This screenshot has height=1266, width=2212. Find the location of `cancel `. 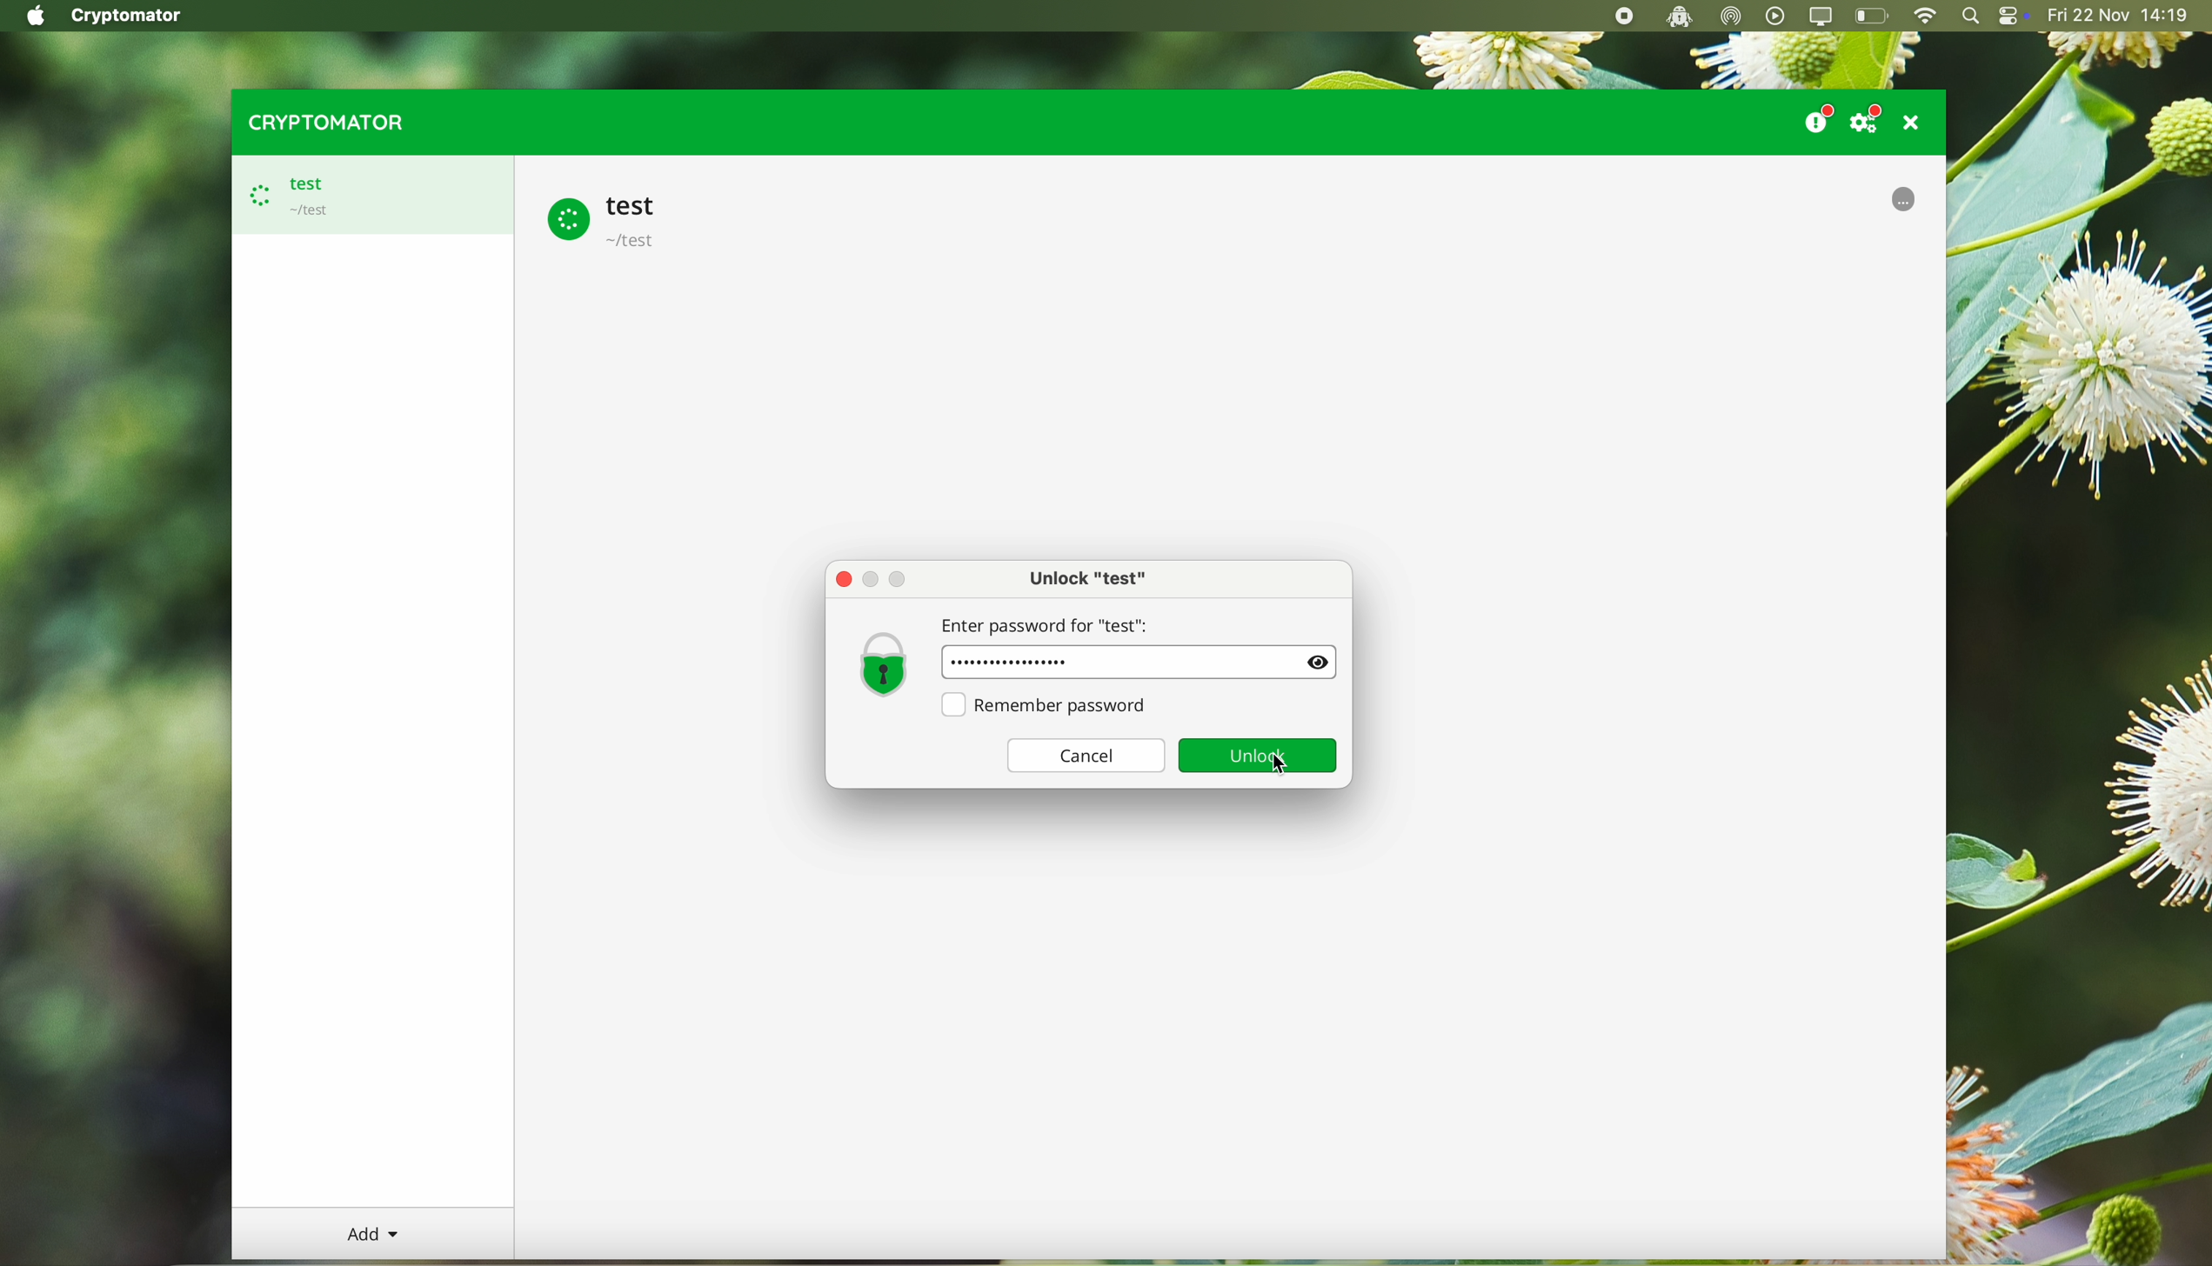

cancel  is located at coordinates (1085, 754).